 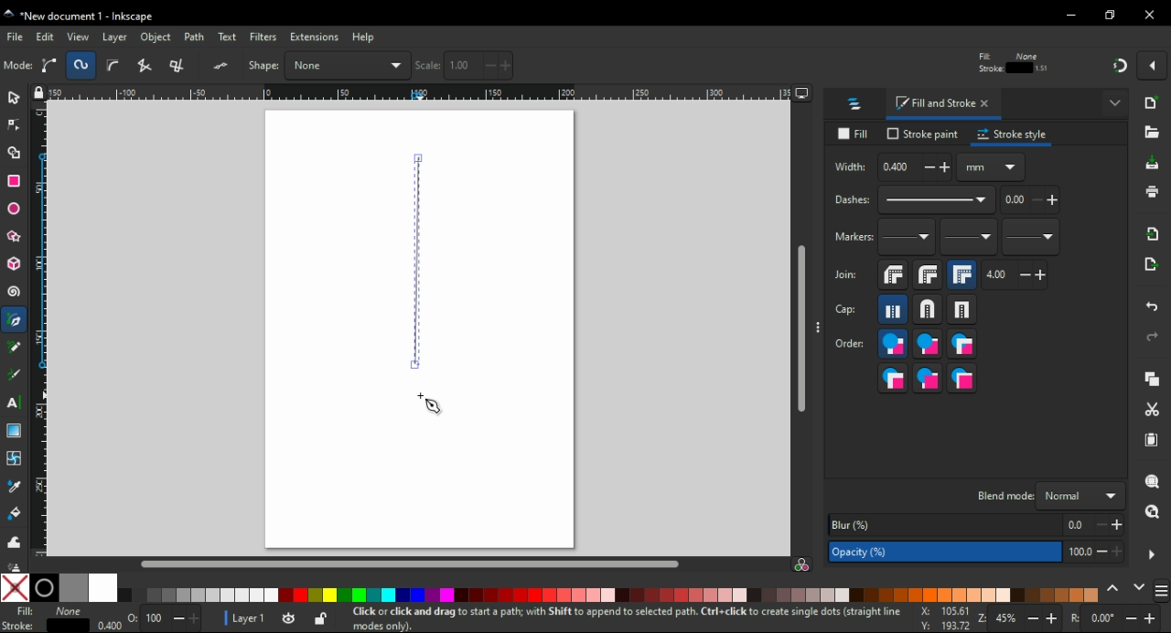 I want to click on previous, so click(x=1115, y=589).